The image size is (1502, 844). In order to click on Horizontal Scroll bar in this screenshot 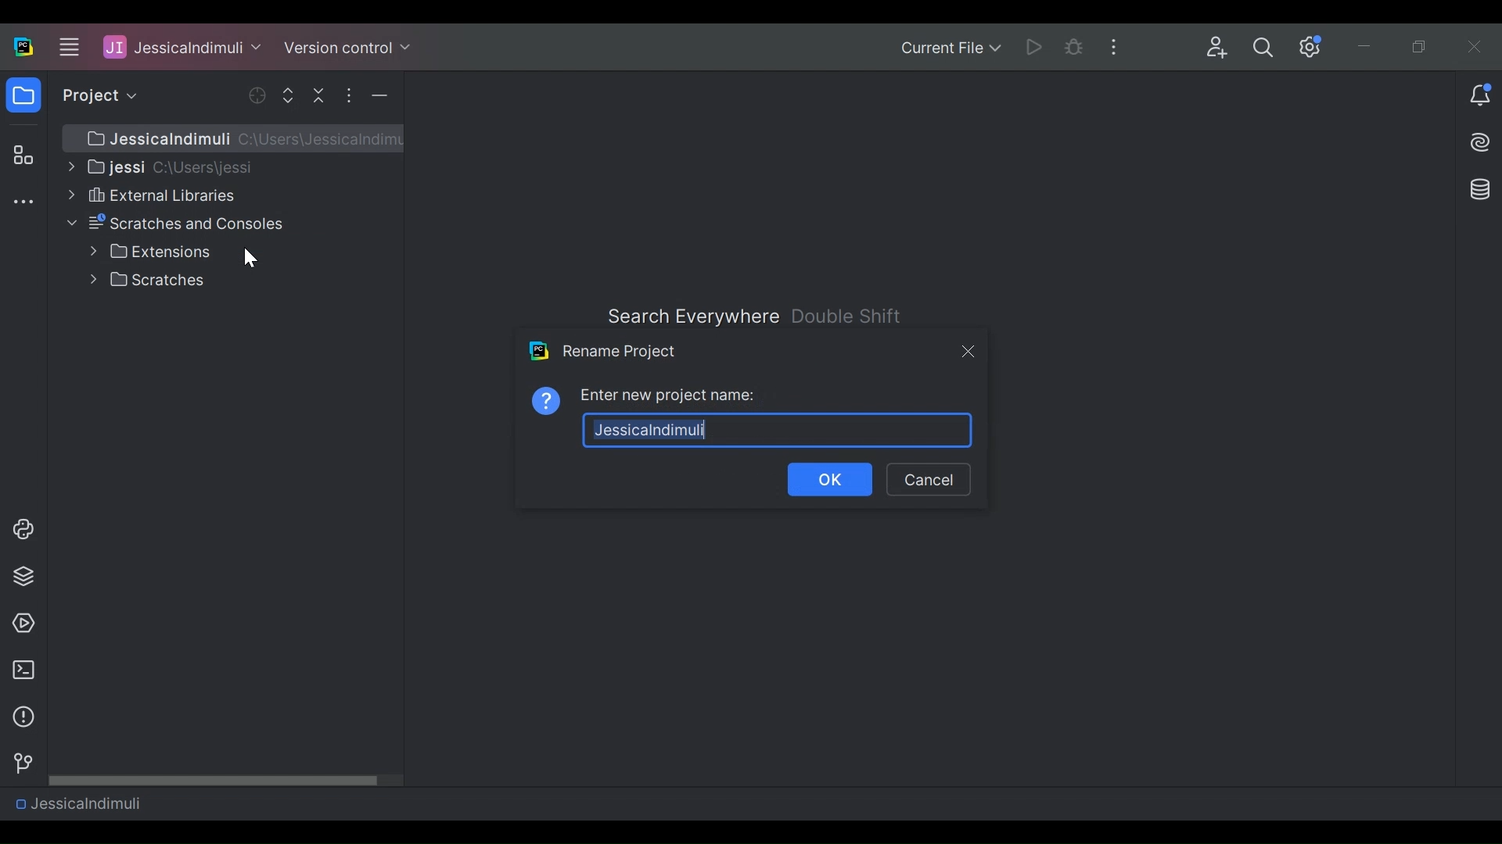, I will do `click(226, 779)`.